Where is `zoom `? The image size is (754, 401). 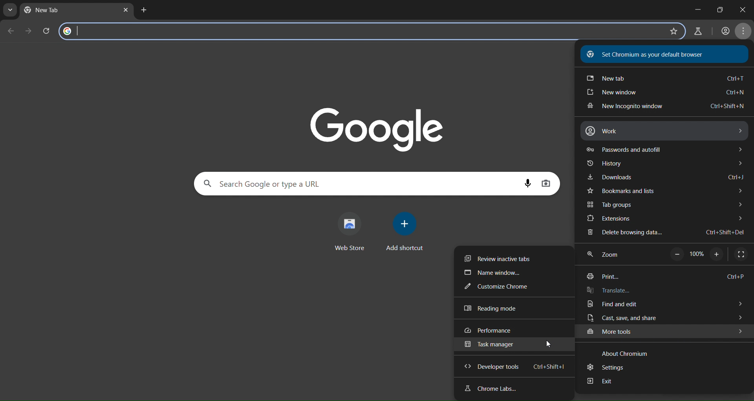 zoom  is located at coordinates (668, 254).